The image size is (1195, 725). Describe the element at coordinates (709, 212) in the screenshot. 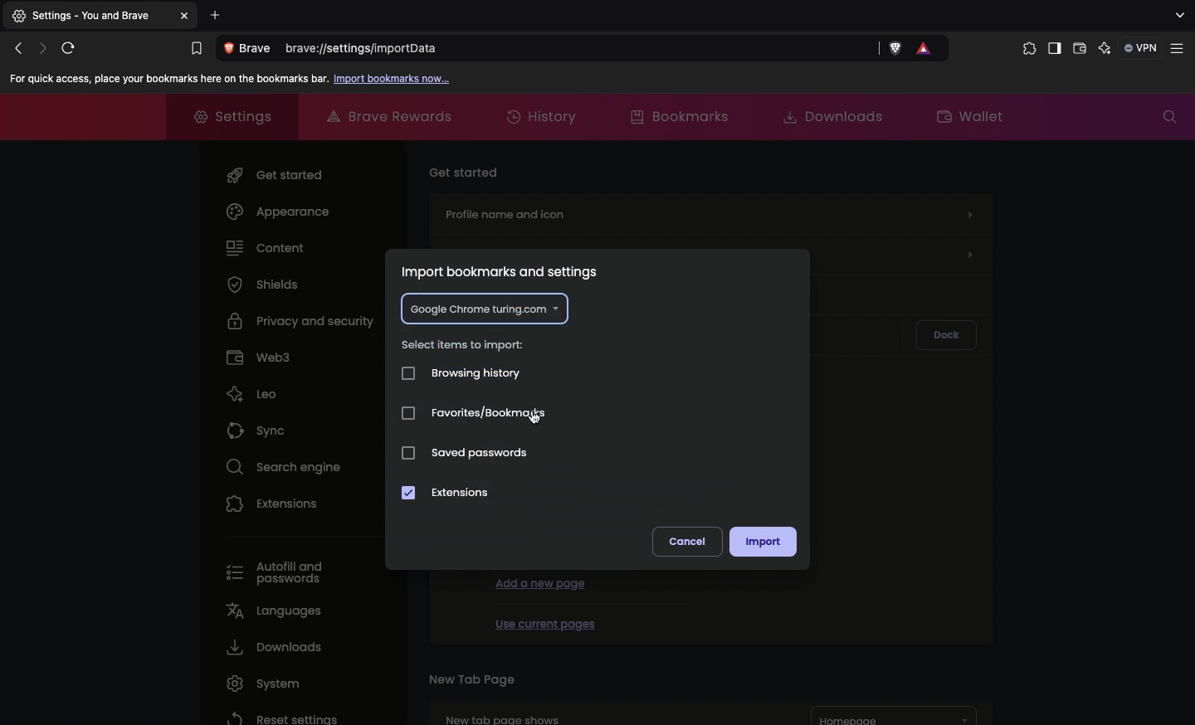

I see `Profile name and icon` at that location.